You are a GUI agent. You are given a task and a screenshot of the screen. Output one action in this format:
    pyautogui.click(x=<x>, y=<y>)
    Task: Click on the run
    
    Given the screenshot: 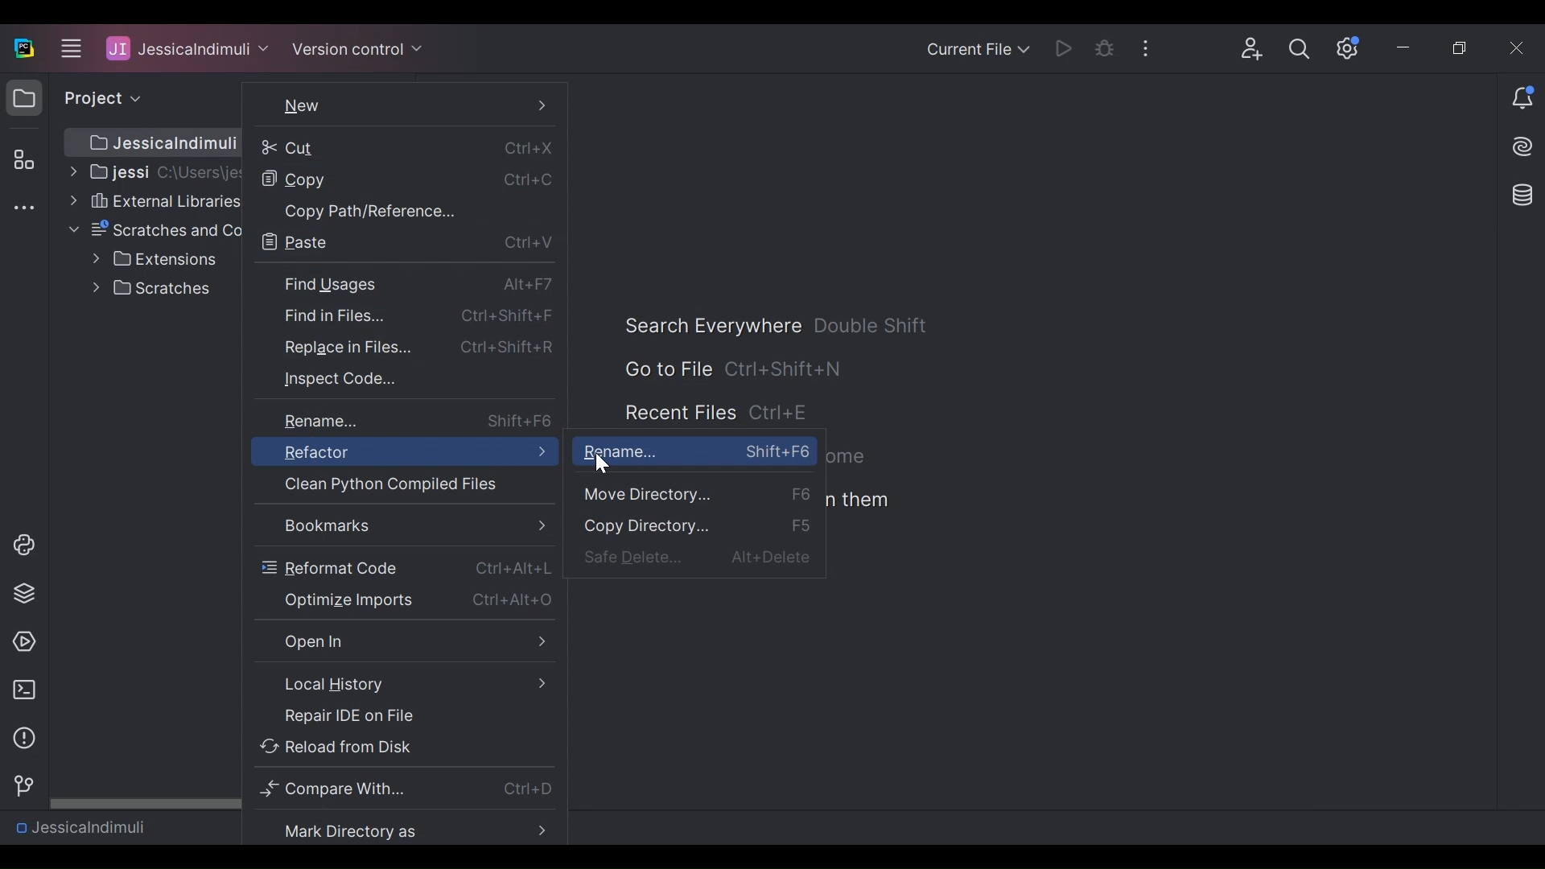 What is the action you would take?
    pyautogui.click(x=20, y=642)
    